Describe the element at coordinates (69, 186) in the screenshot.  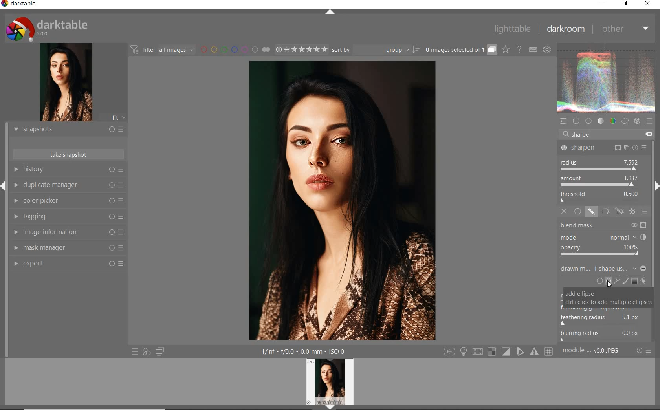
I see `DUPLICATE MANAGER` at that location.